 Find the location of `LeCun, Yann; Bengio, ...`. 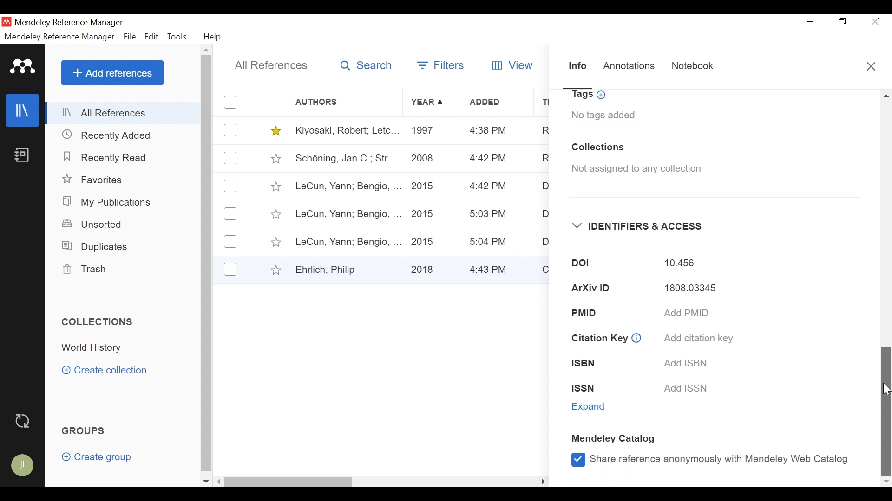

LeCun, Yann; Bengio, ... is located at coordinates (347, 214).